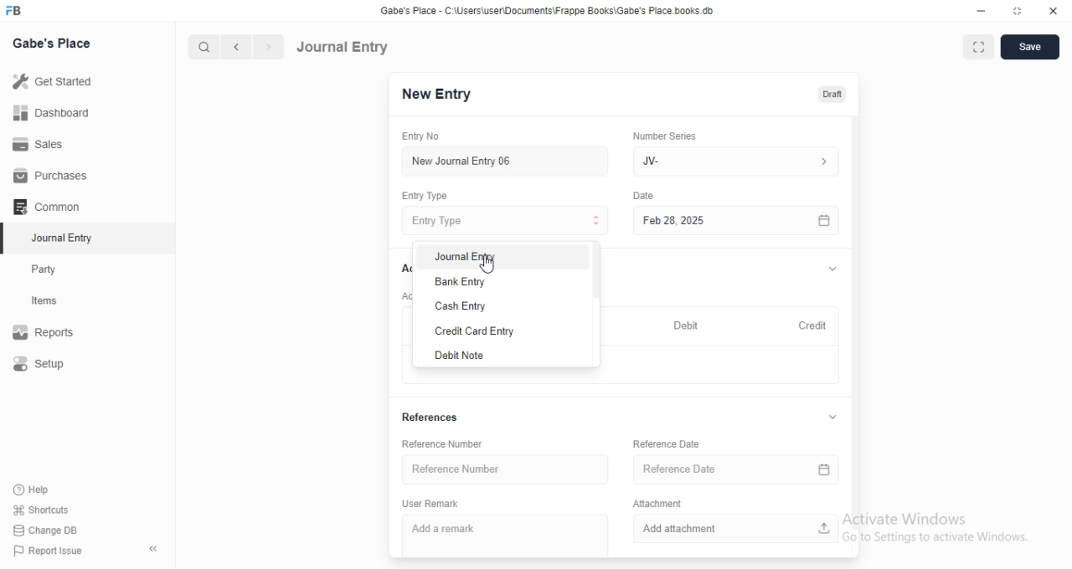  What do you see at coordinates (436, 503) in the screenshot?
I see `User Remark` at bounding box center [436, 503].